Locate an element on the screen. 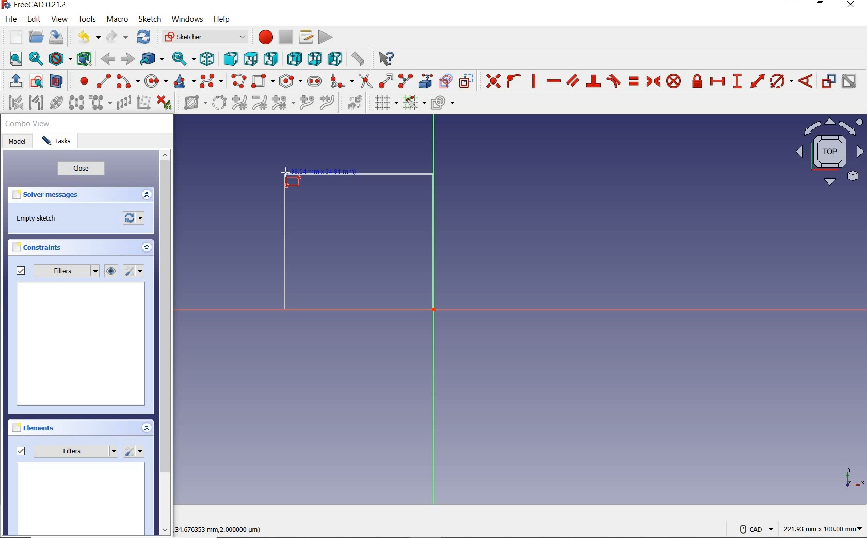  filters is located at coordinates (67, 451).